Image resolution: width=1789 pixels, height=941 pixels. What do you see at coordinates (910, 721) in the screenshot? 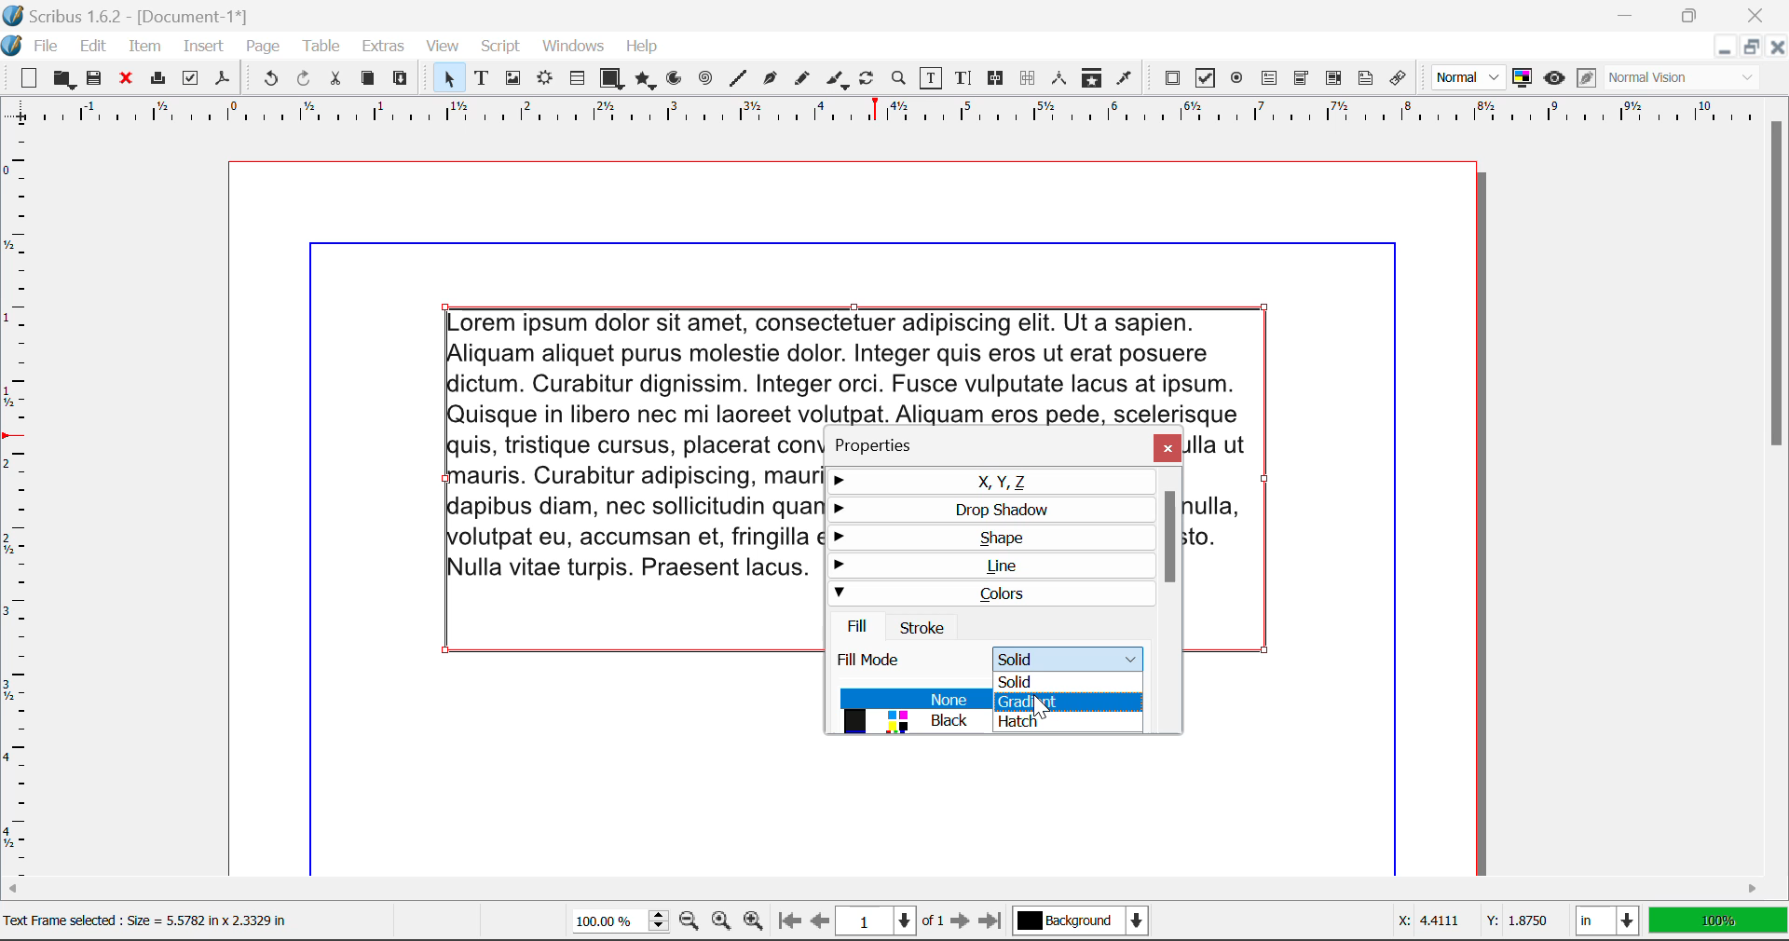
I see `Black` at bounding box center [910, 721].